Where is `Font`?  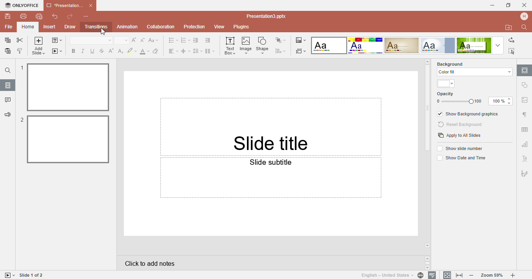
Font is located at coordinates (90, 40).